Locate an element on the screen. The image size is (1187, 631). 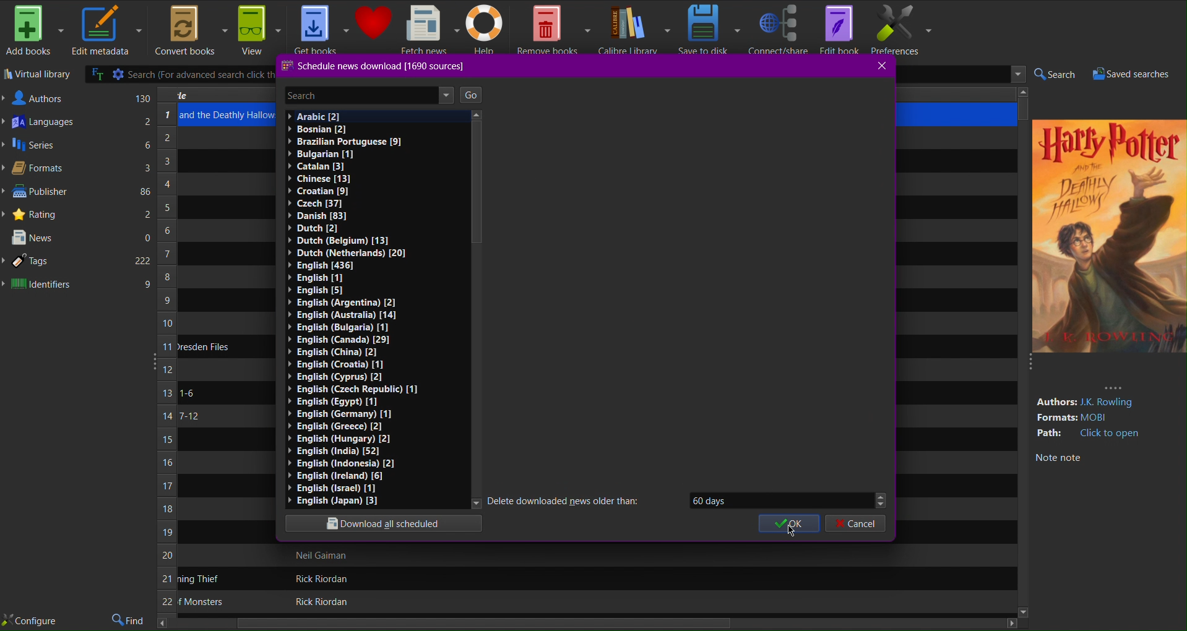
Calibre Library is located at coordinates (634, 30).